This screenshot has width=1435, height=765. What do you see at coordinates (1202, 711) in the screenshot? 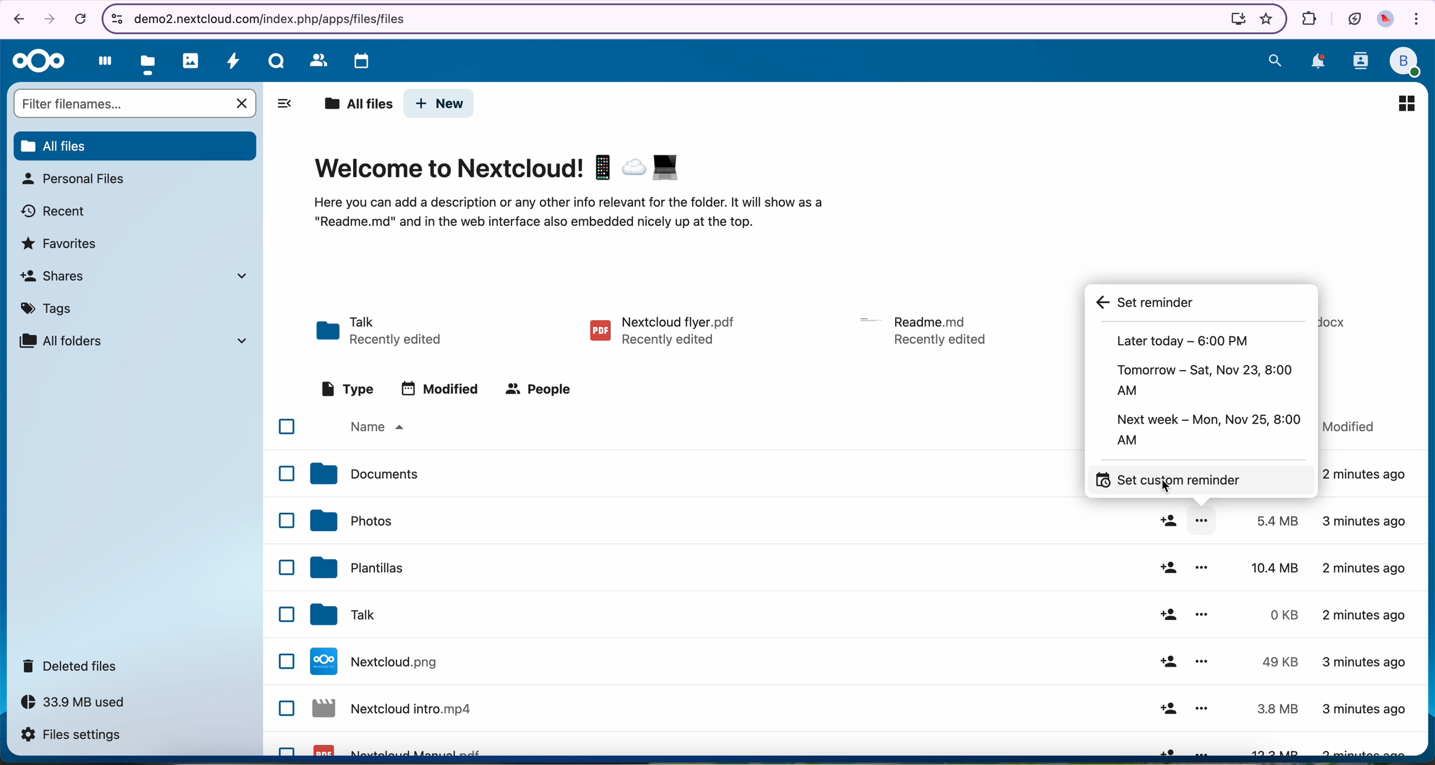
I see `more options` at bounding box center [1202, 711].